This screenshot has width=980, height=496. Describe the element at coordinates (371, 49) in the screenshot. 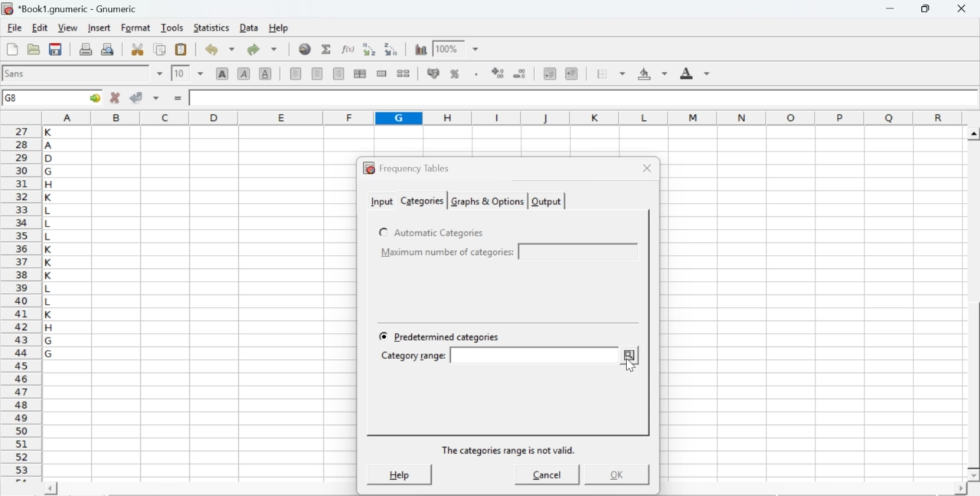

I see `Sort the selected region in ascending order based on the first column selected` at that location.